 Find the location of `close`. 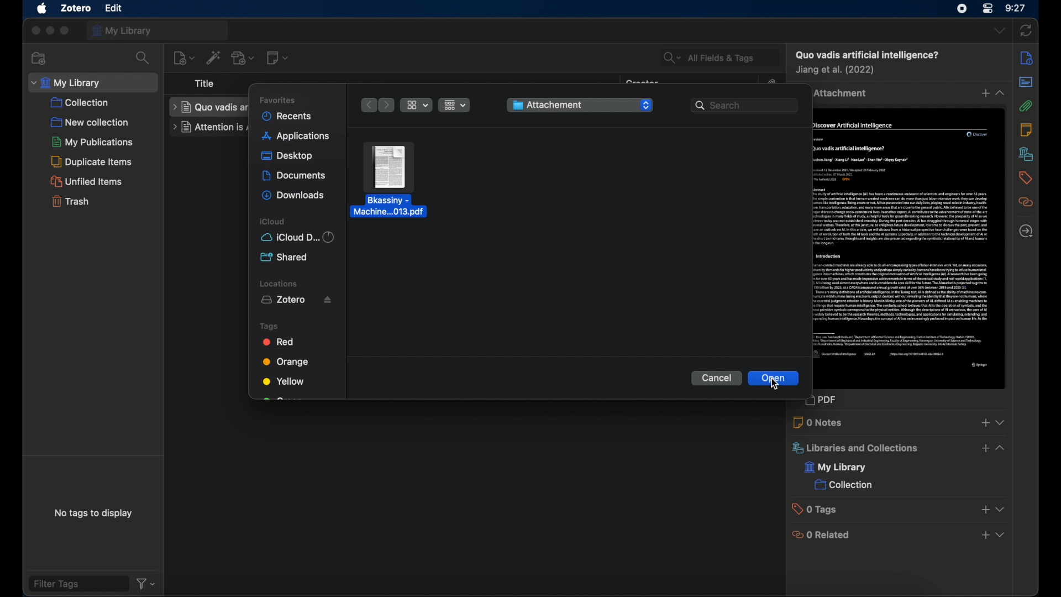

close is located at coordinates (34, 31).